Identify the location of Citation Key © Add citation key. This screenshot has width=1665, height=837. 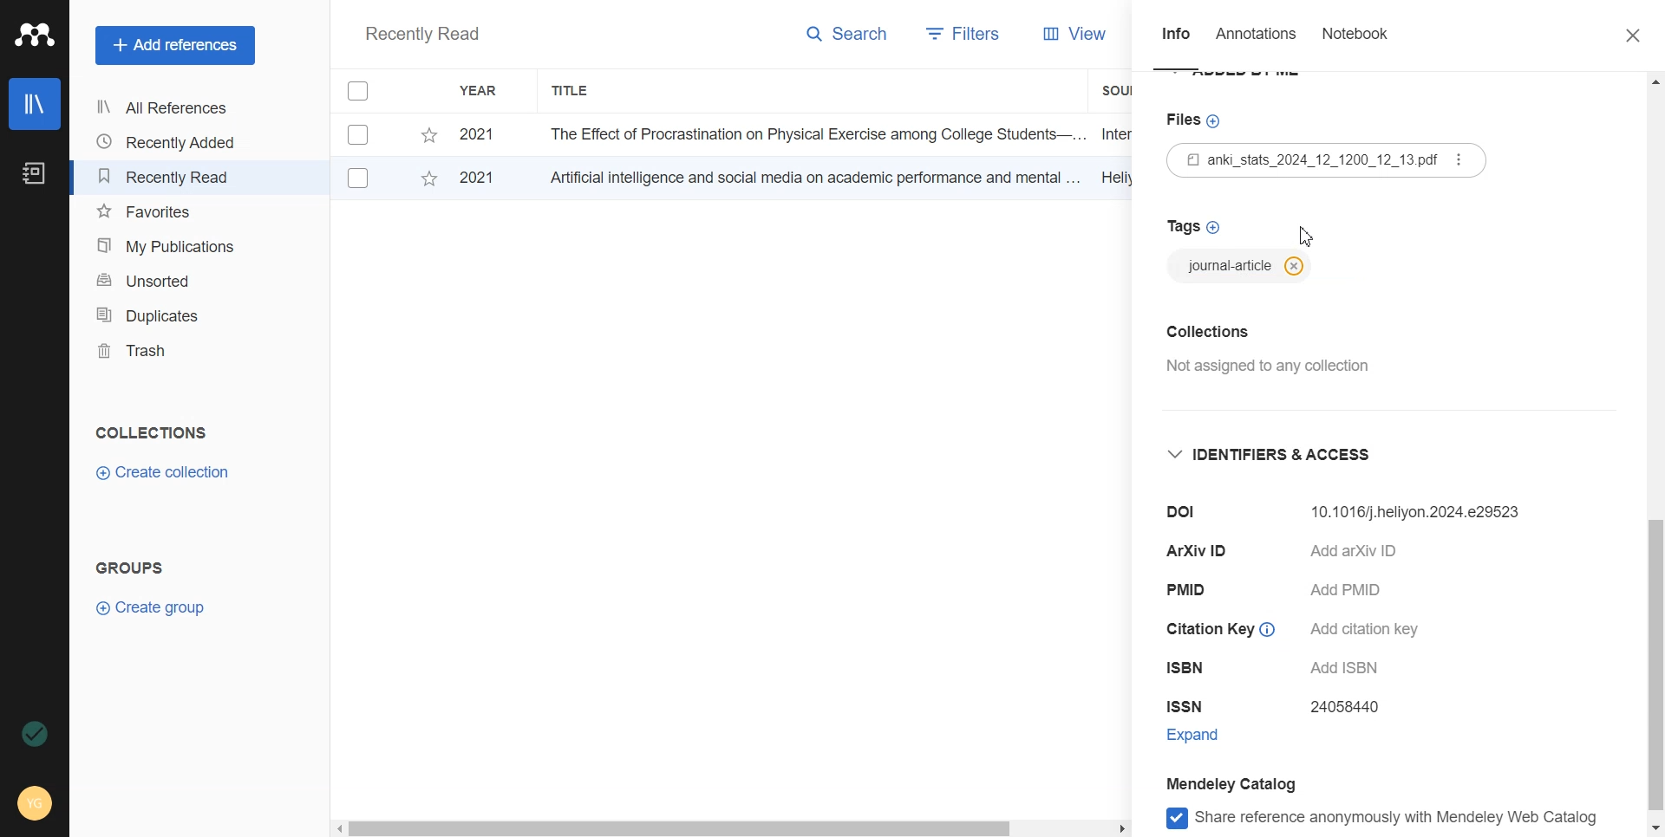
(1298, 634).